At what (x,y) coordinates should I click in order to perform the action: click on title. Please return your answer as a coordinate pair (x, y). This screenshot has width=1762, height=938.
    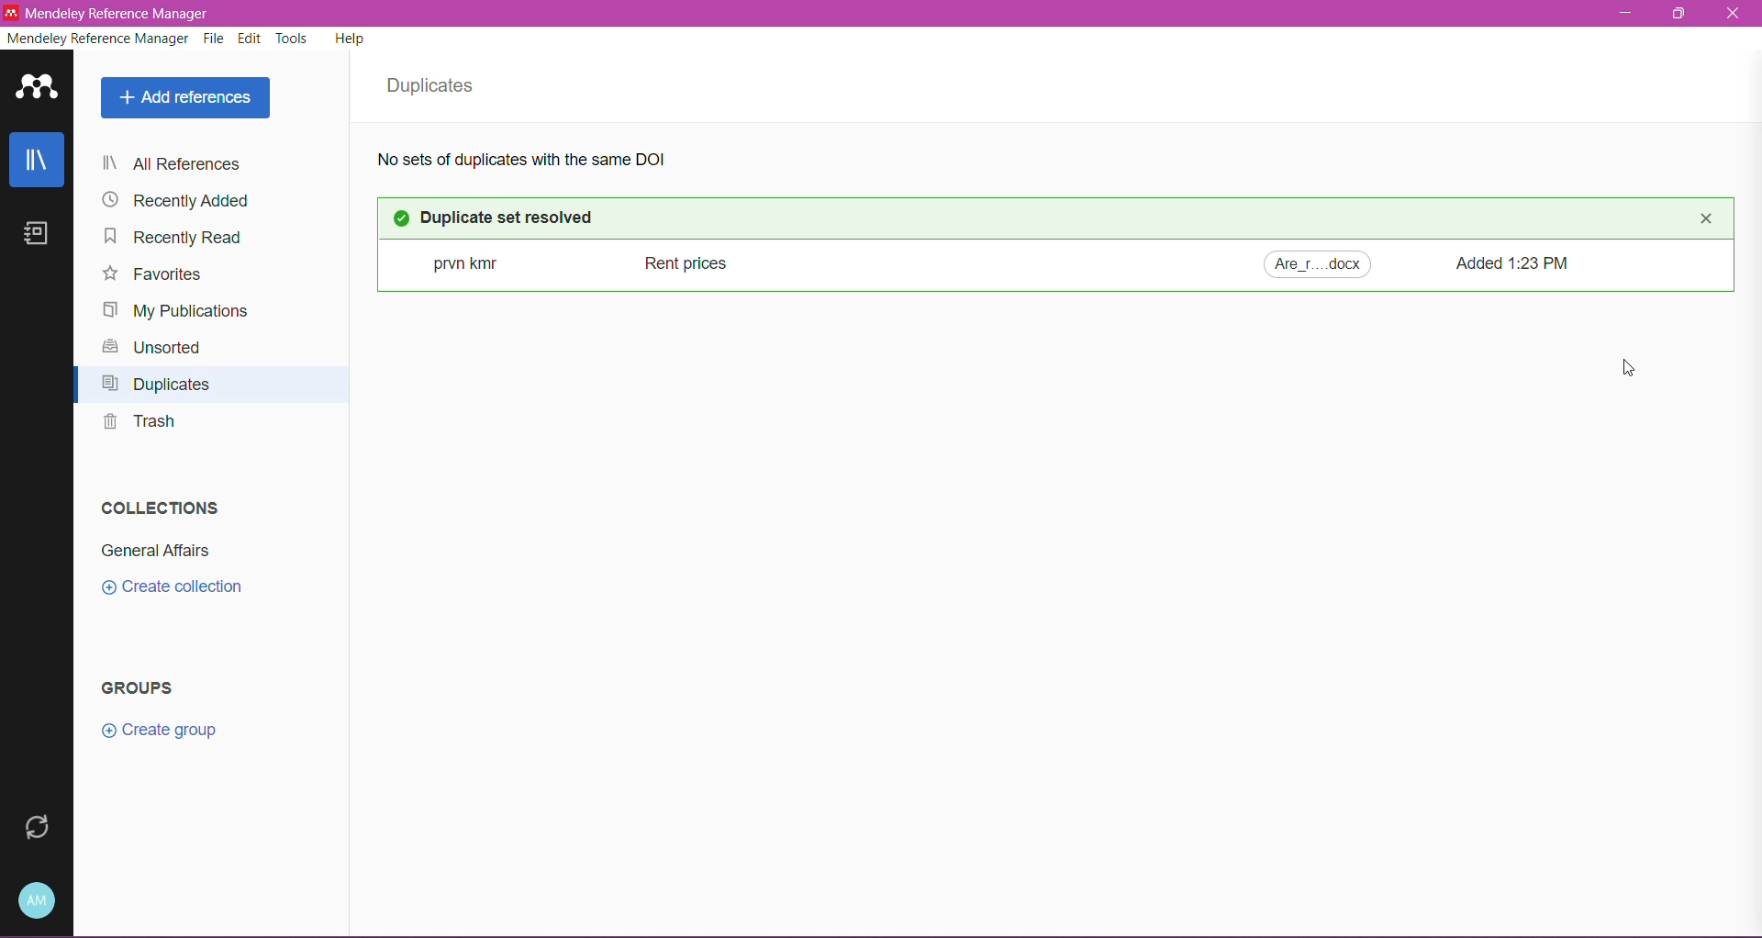
    Looking at the image, I should click on (674, 262).